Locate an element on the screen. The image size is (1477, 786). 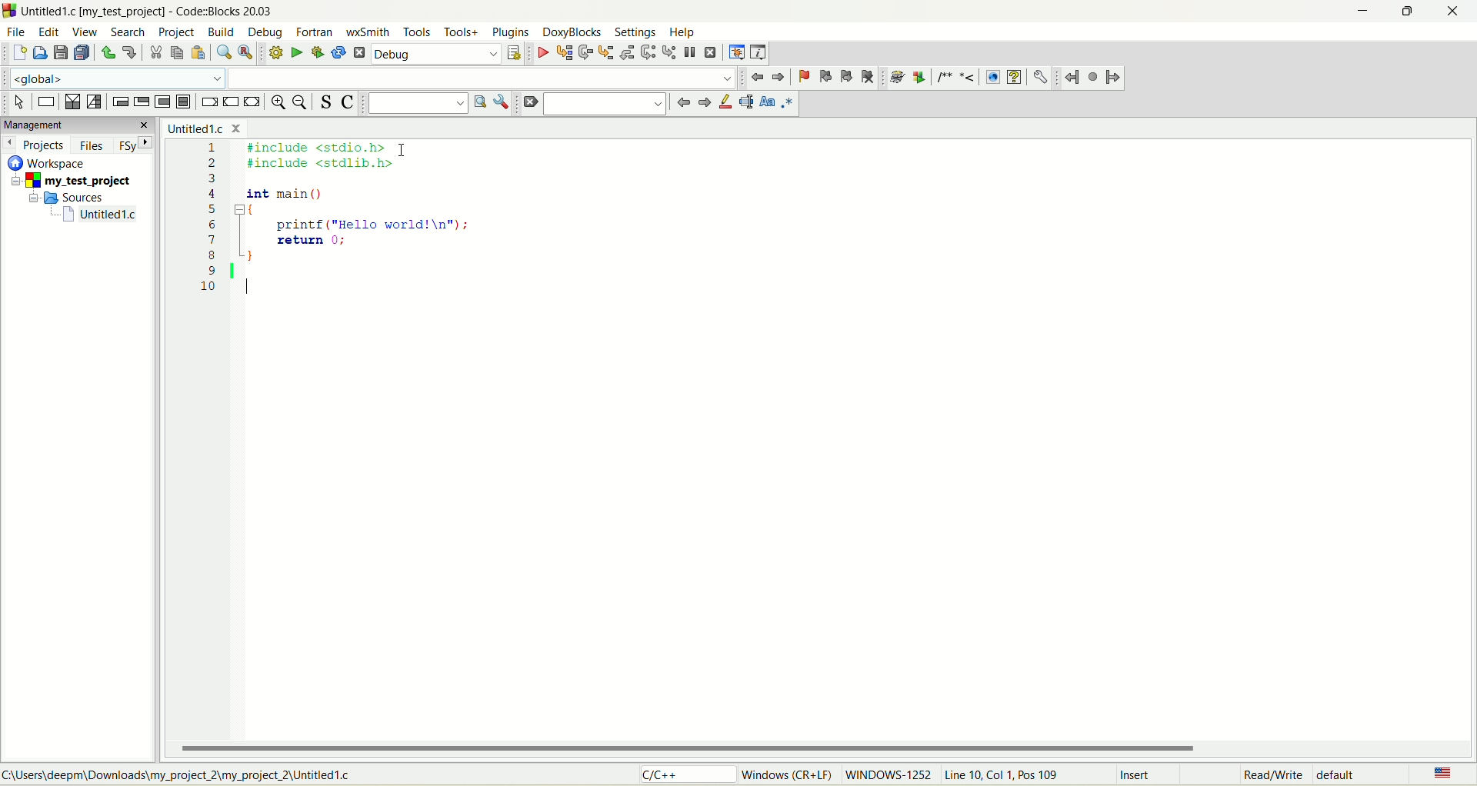
find is located at coordinates (222, 51).